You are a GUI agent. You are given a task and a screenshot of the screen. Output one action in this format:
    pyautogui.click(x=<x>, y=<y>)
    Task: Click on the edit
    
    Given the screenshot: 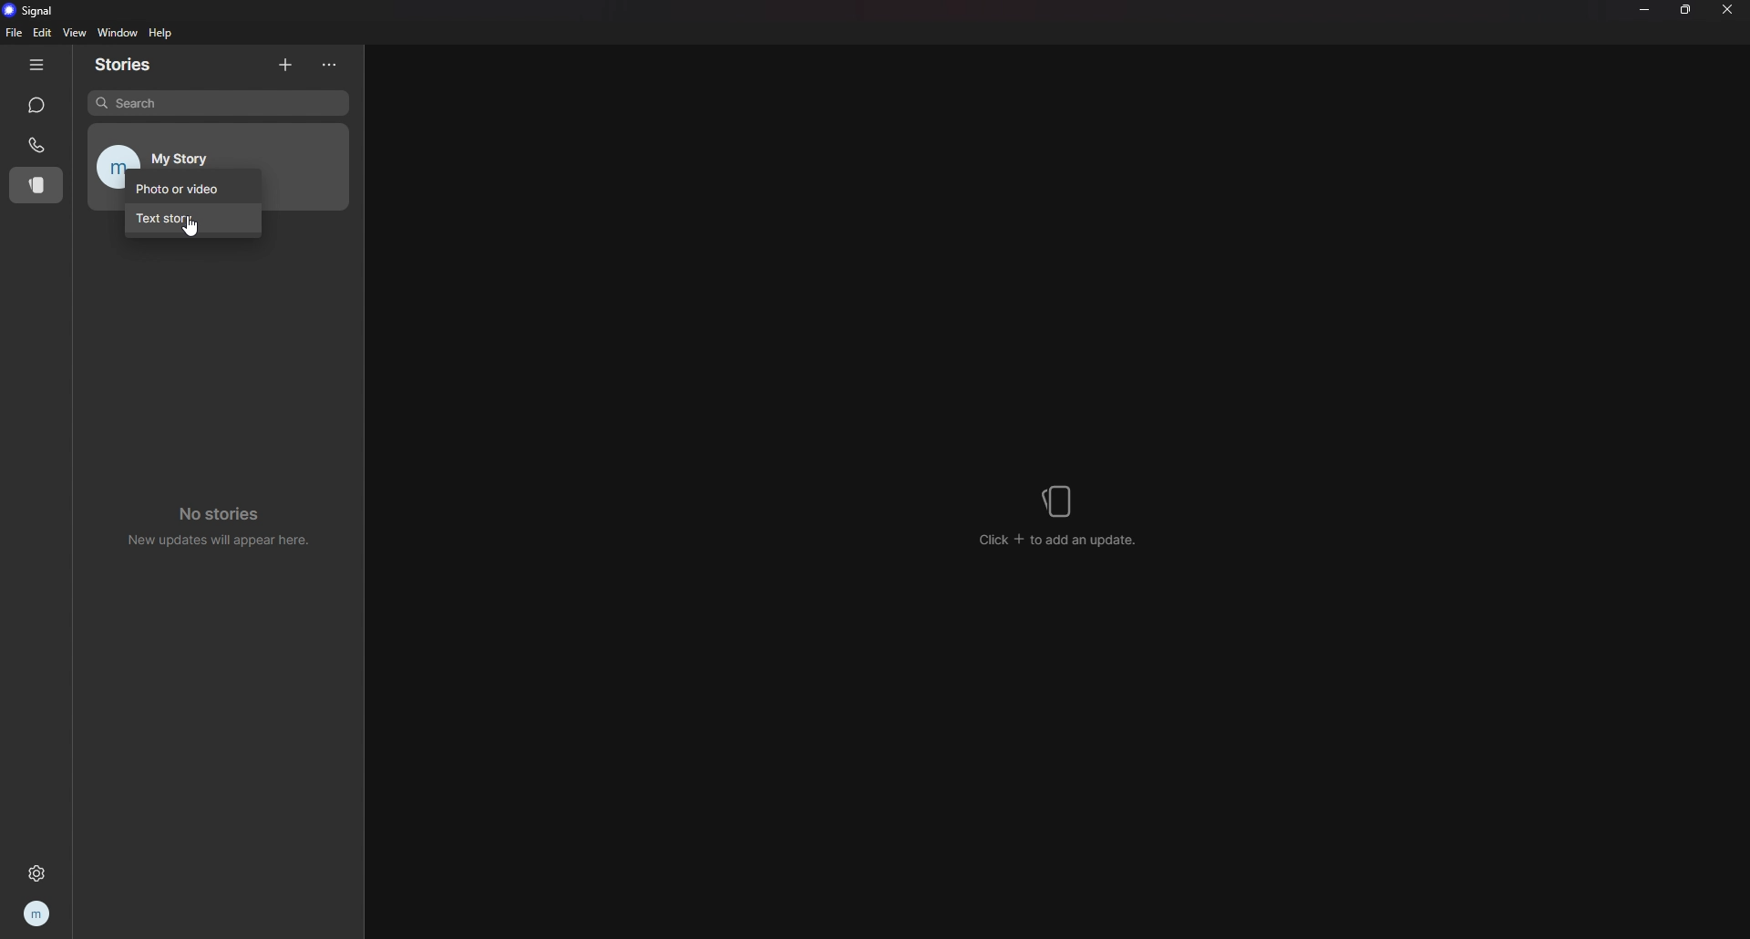 What is the action you would take?
    pyautogui.click(x=43, y=33)
    